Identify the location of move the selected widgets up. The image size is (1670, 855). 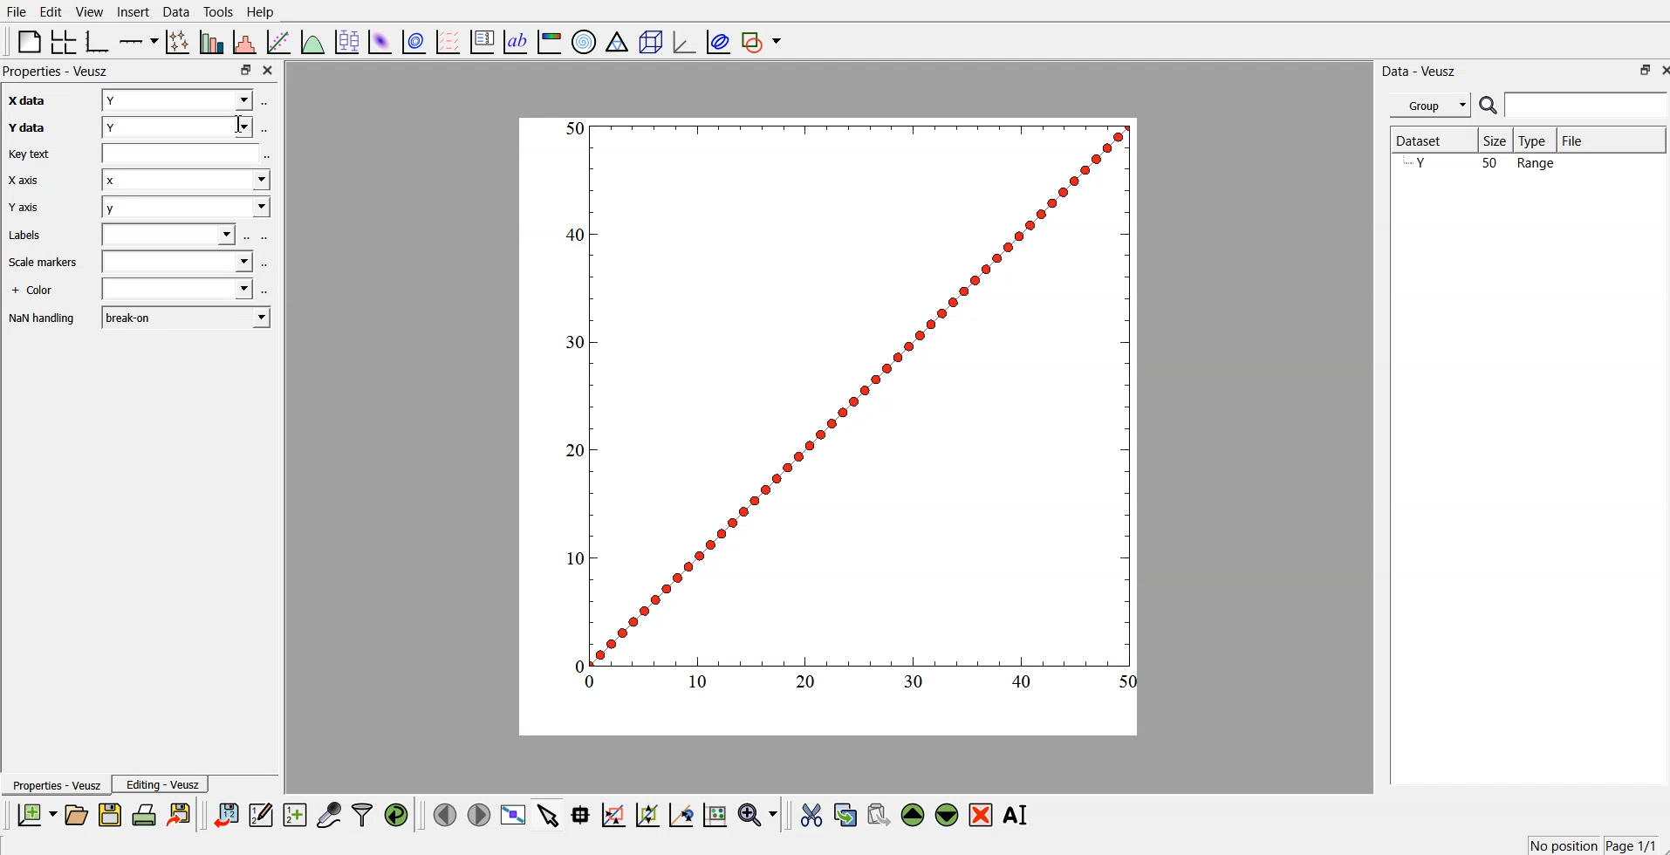
(914, 815).